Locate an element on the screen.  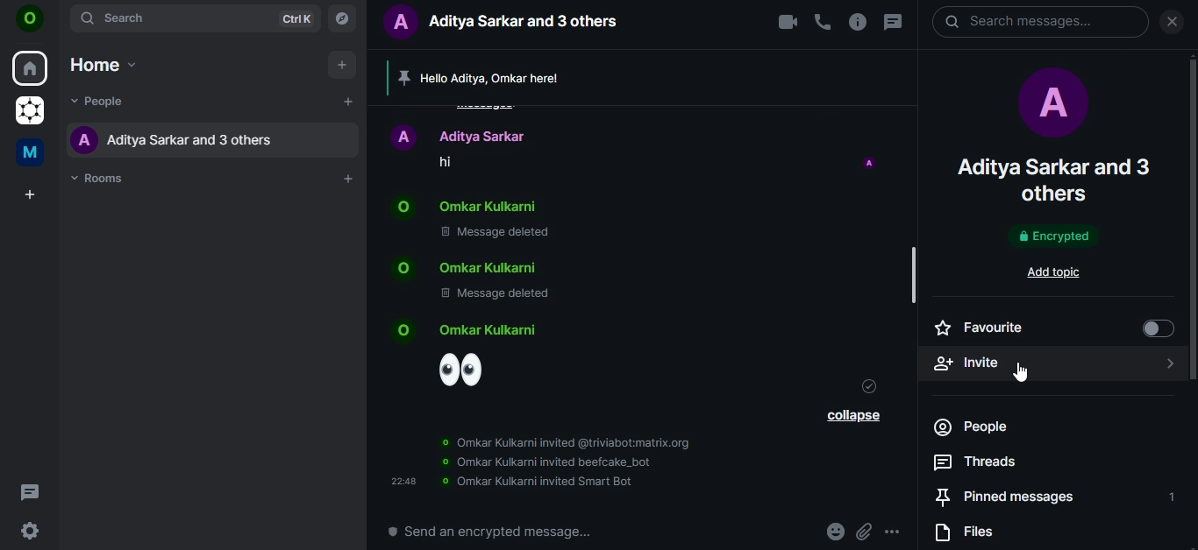
threads is located at coordinates (976, 463).